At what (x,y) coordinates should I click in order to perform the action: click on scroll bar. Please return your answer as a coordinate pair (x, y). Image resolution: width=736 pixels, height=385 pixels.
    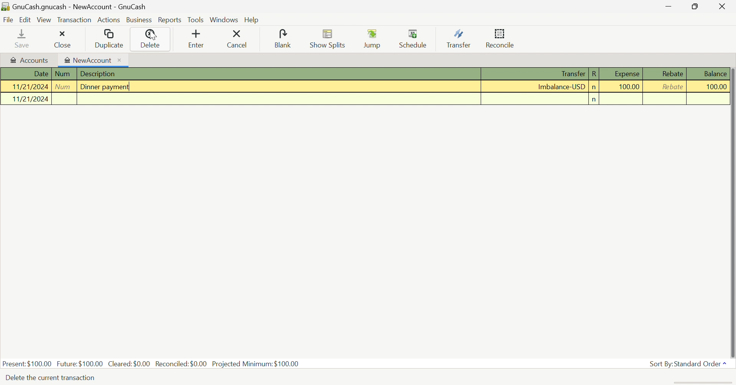
    Looking at the image, I should click on (731, 214).